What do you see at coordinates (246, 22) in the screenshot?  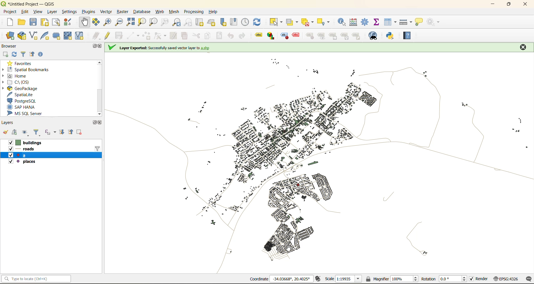 I see `control panel` at bounding box center [246, 22].